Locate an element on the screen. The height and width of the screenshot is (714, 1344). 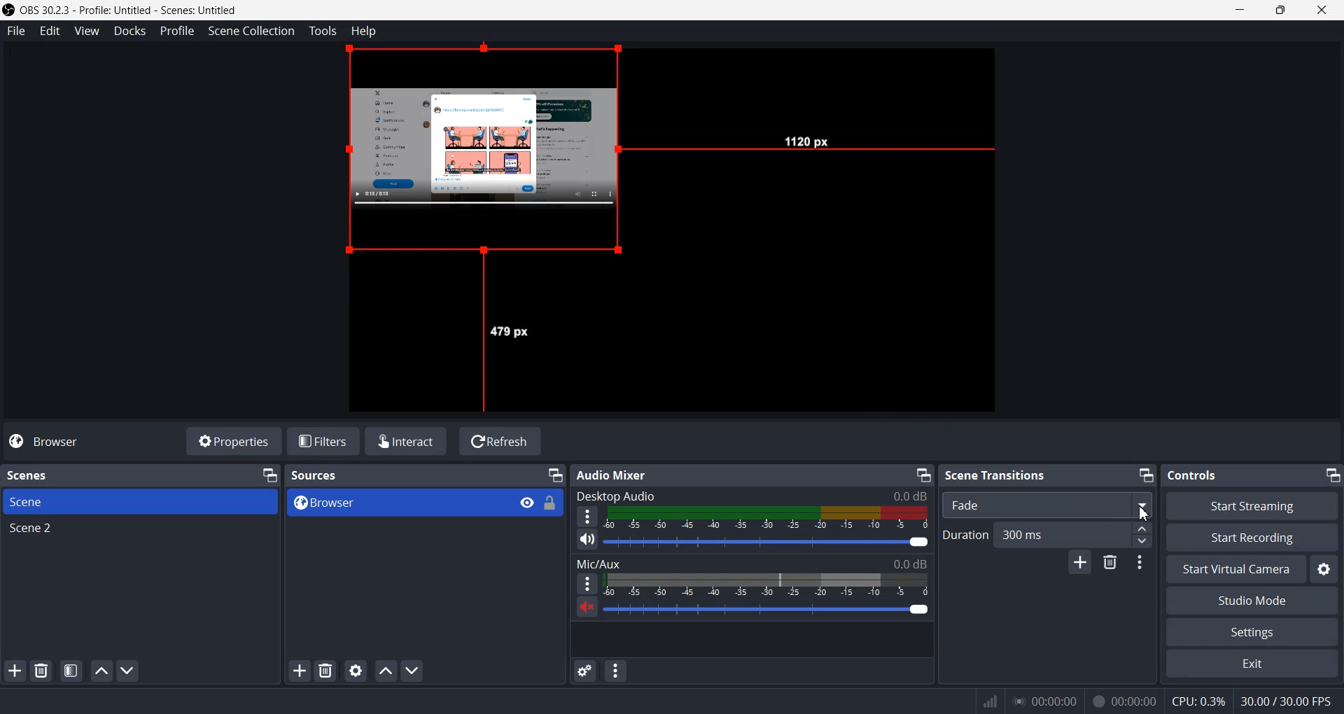
Mute / Unmute is located at coordinates (584, 606).